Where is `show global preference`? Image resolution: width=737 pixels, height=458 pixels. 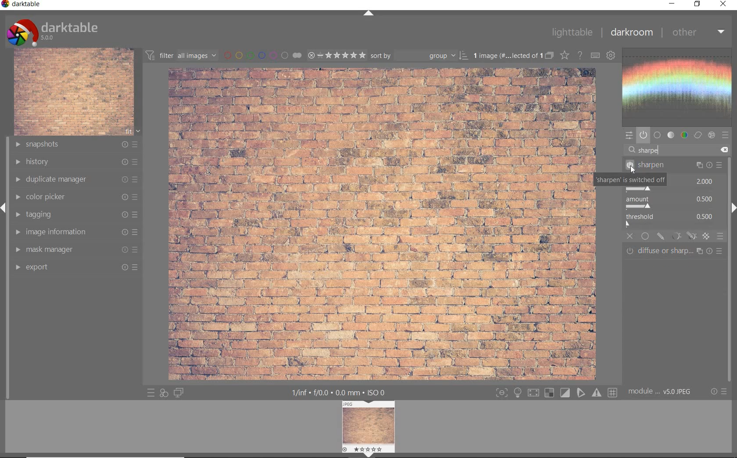 show global preference is located at coordinates (610, 56).